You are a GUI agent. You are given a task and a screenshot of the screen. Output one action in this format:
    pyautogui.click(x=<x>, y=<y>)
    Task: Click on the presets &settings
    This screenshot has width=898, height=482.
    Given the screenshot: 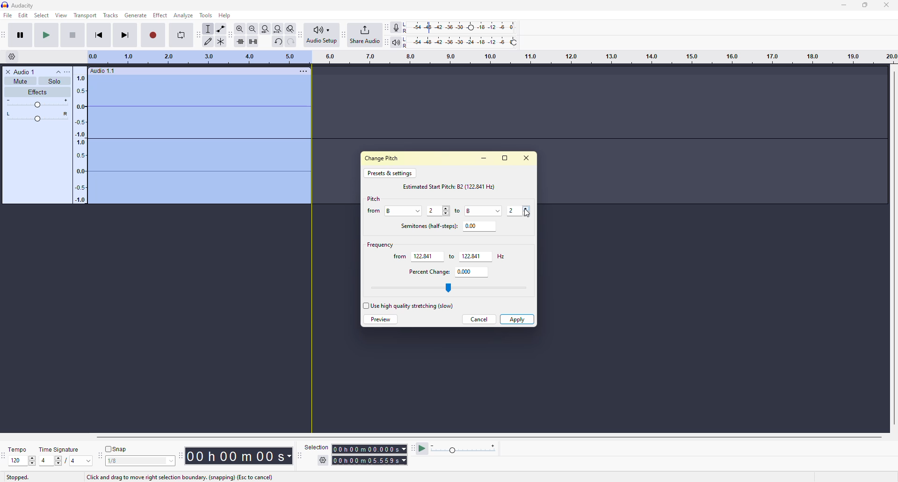 What is the action you would take?
    pyautogui.click(x=389, y=173)
    